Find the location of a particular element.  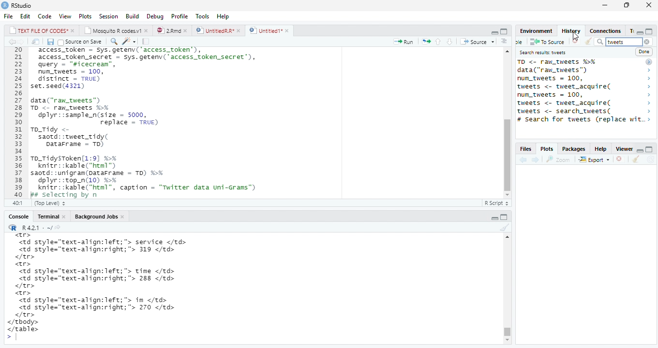

Done is located at coordinates (642, 51).